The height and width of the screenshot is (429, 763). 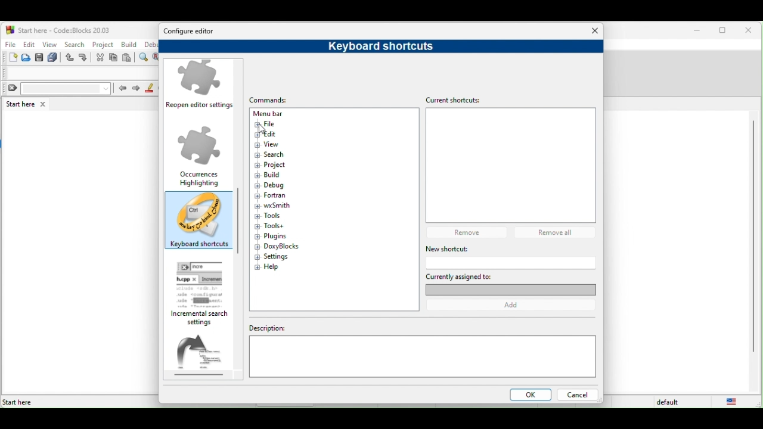 What do you see at coordinates (193, 32) in the screenshot?
I see `configure editor` at bounding box center [193, 32].